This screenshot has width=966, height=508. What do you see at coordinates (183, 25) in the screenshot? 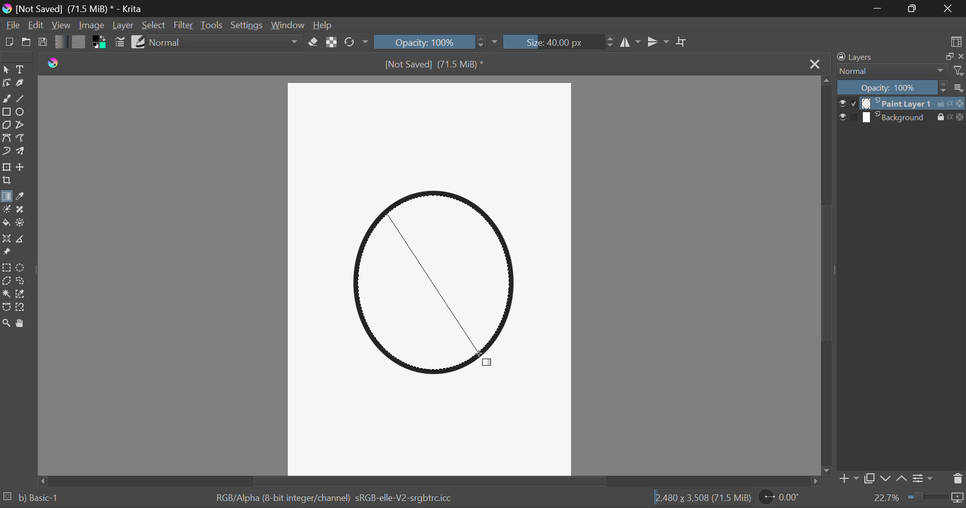
I see `Filter` at bounding box center [183, 25].